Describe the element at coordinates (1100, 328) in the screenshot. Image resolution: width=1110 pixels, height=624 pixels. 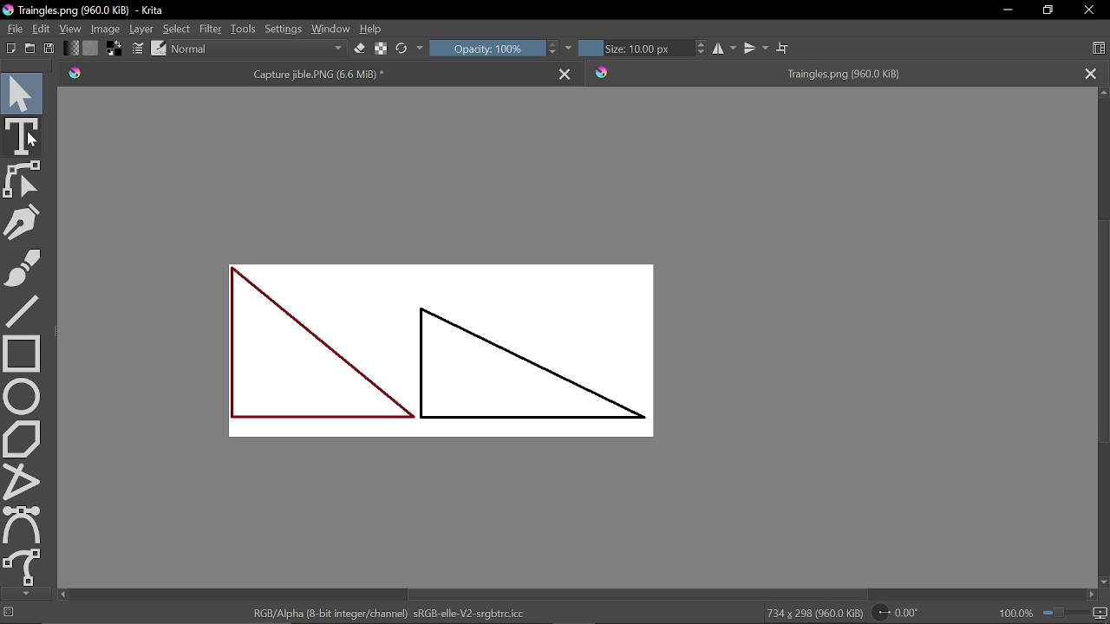
I see `vertical scrollbar` at that location.